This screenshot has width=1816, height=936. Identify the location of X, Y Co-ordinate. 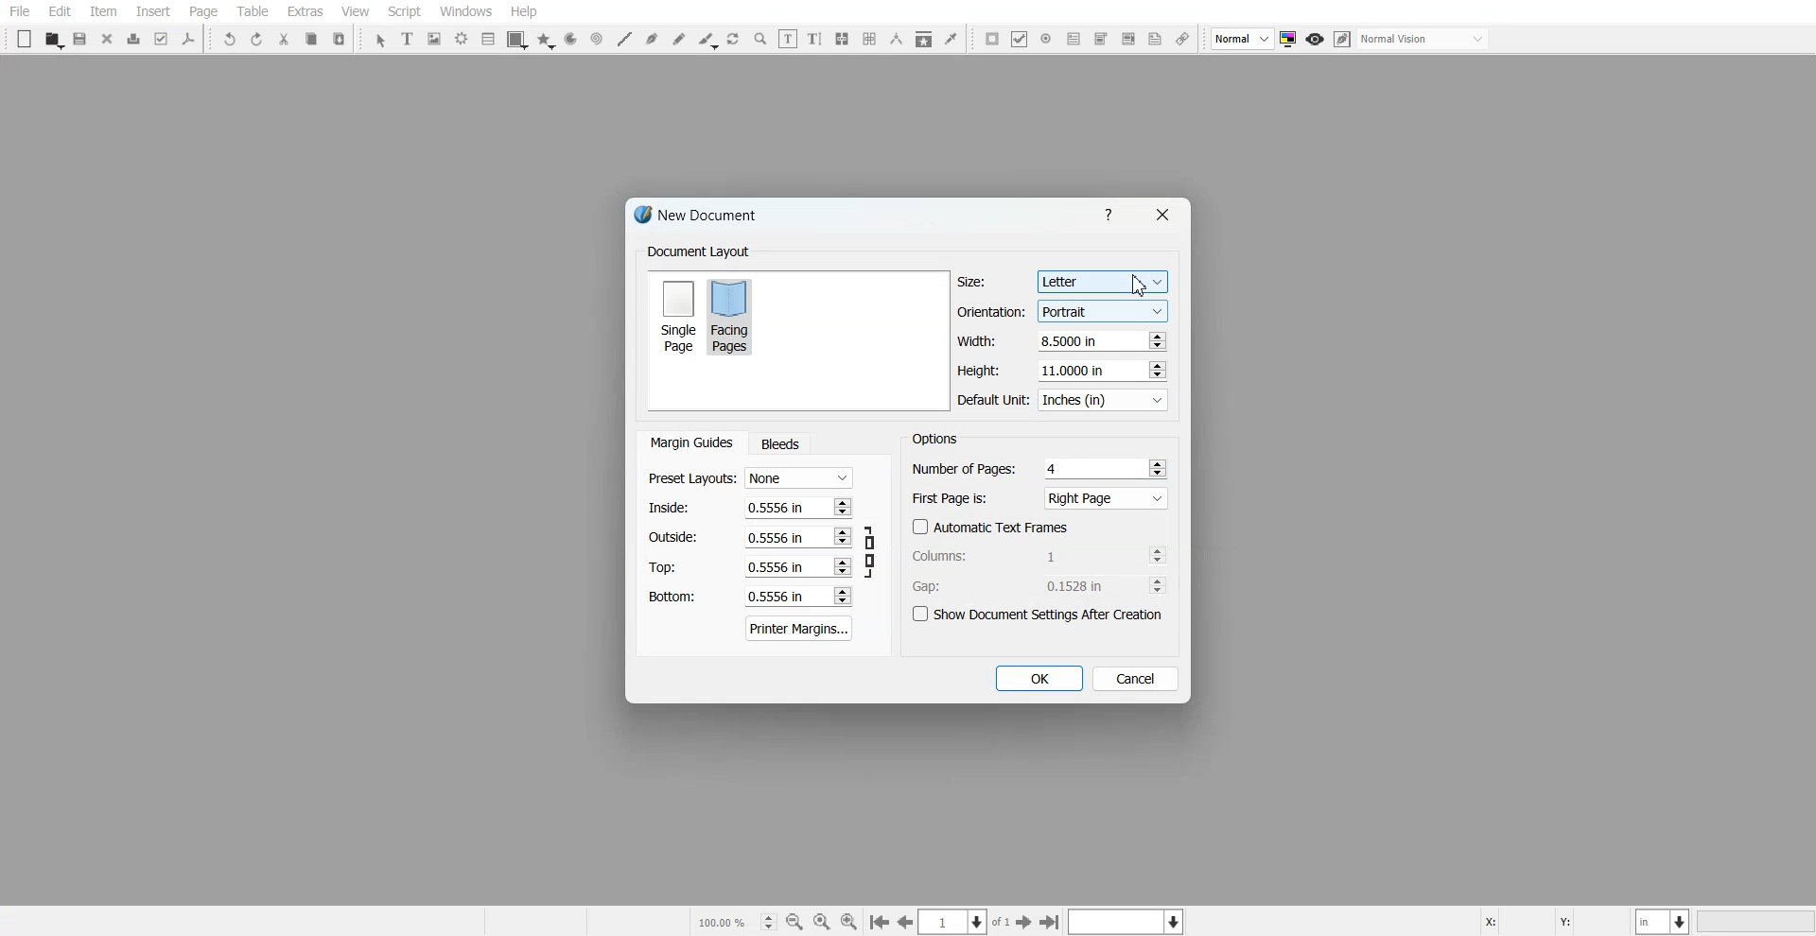
(1554, 920).